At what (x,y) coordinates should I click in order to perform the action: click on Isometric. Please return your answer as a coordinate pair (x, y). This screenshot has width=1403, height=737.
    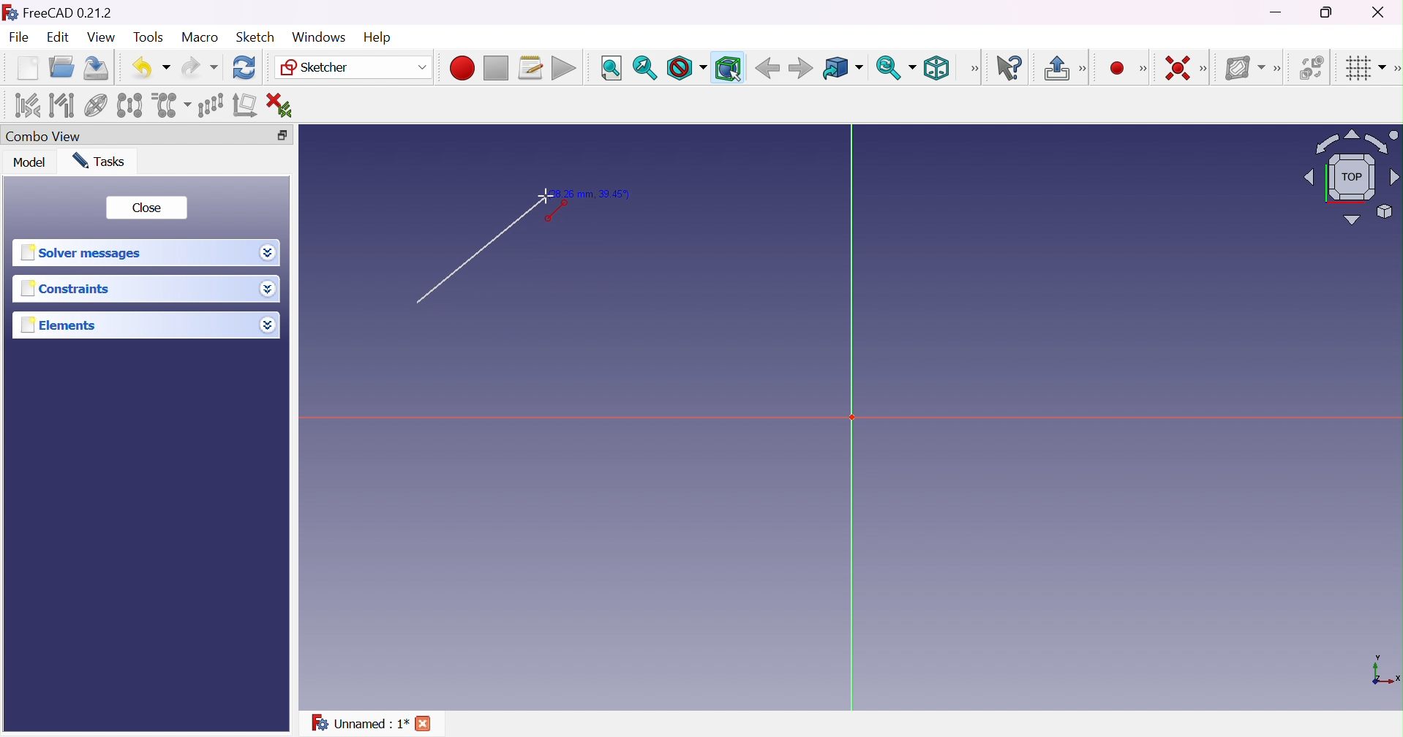
    Looking at the image, I should click on (940, 68).